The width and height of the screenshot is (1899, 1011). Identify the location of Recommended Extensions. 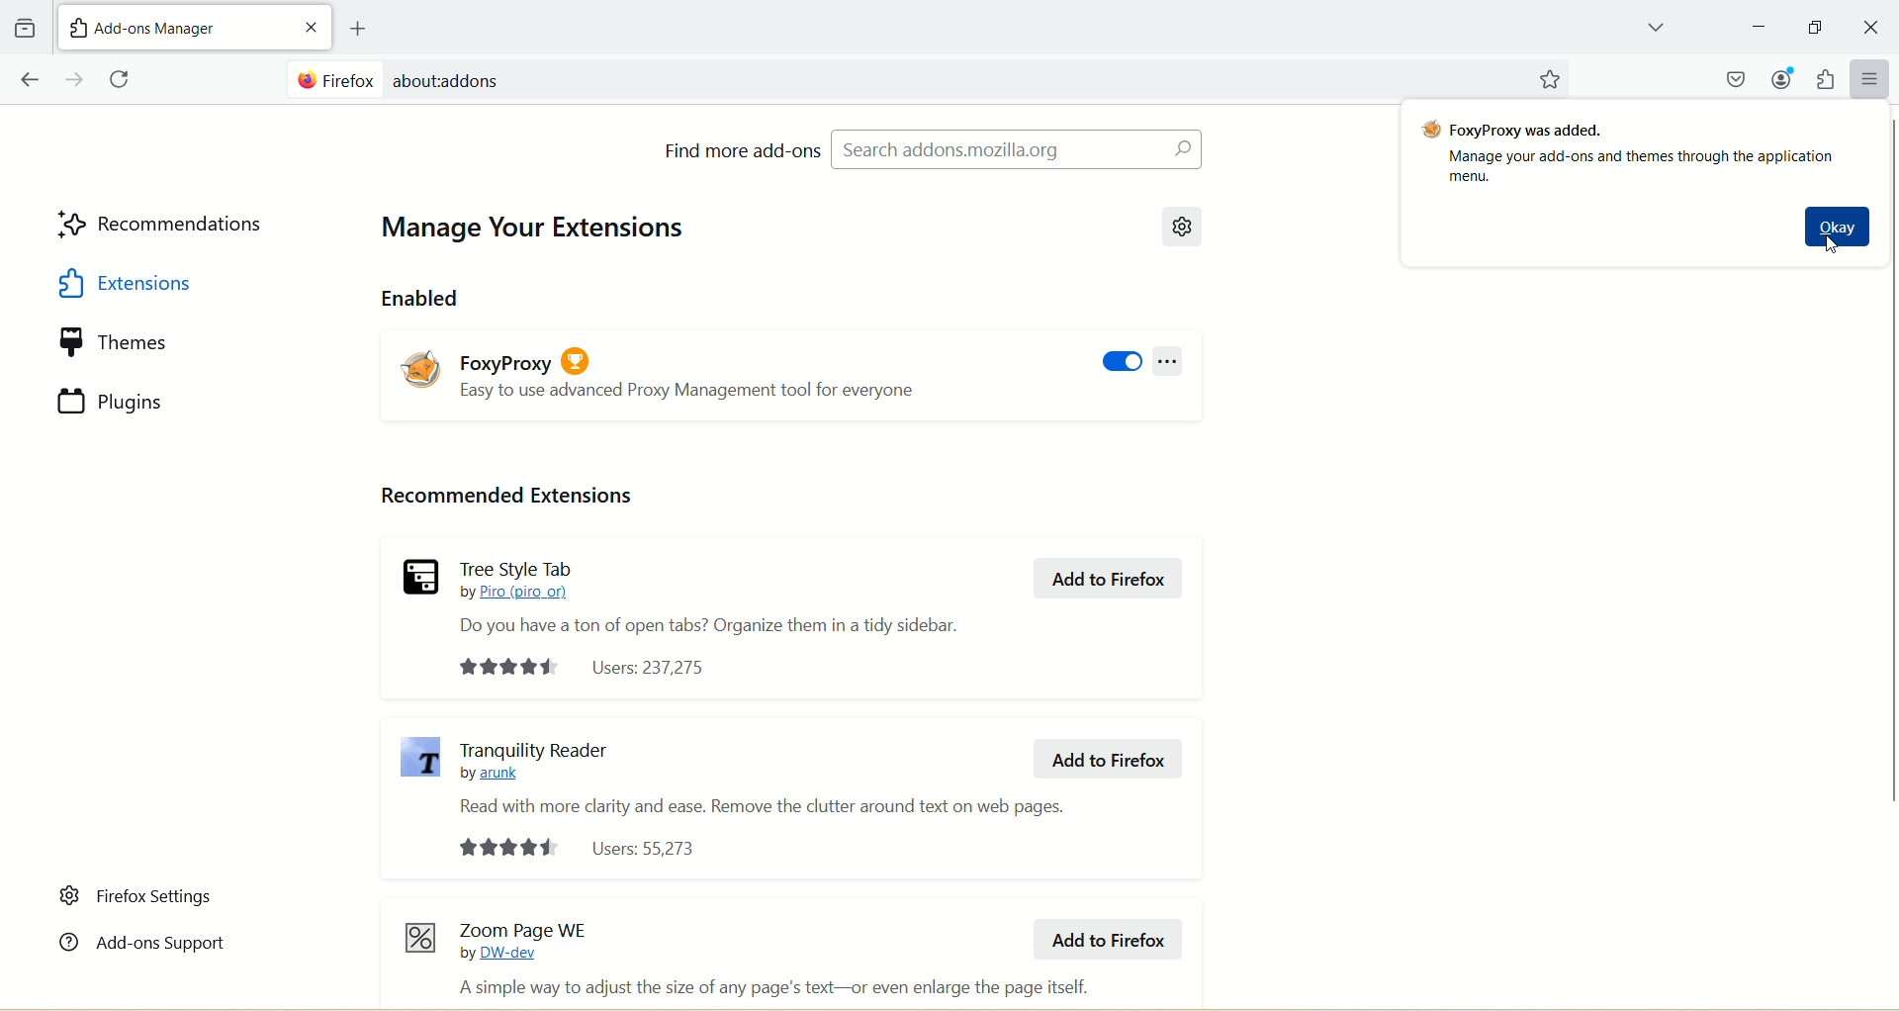
(505, 497).